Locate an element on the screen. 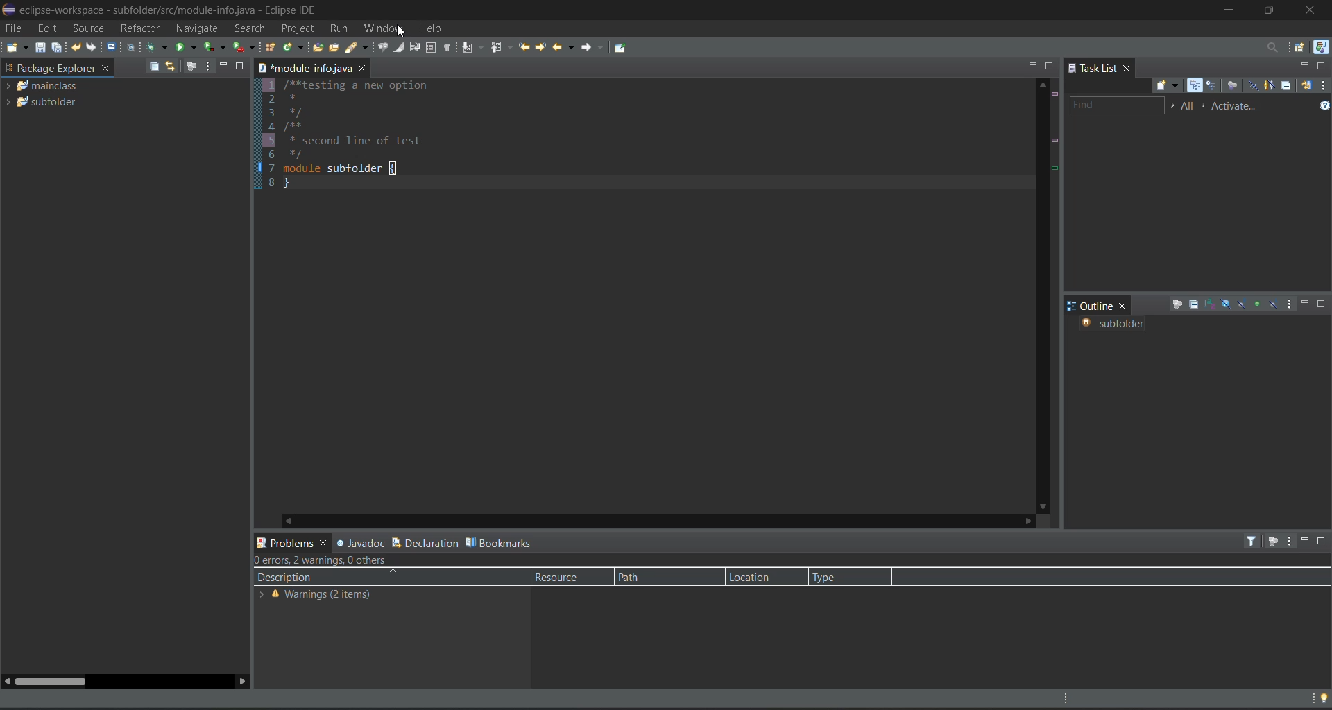  minimize is located at coordinates (1032, 65).